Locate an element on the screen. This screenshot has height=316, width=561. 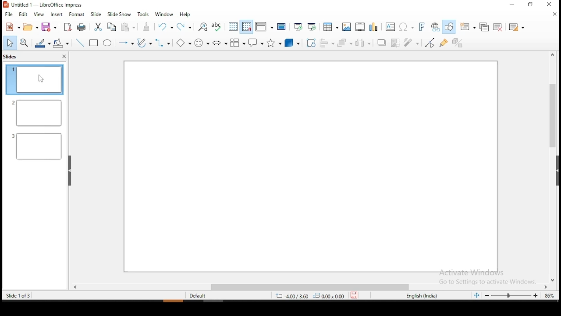
open is located at coordinates (31, 26).